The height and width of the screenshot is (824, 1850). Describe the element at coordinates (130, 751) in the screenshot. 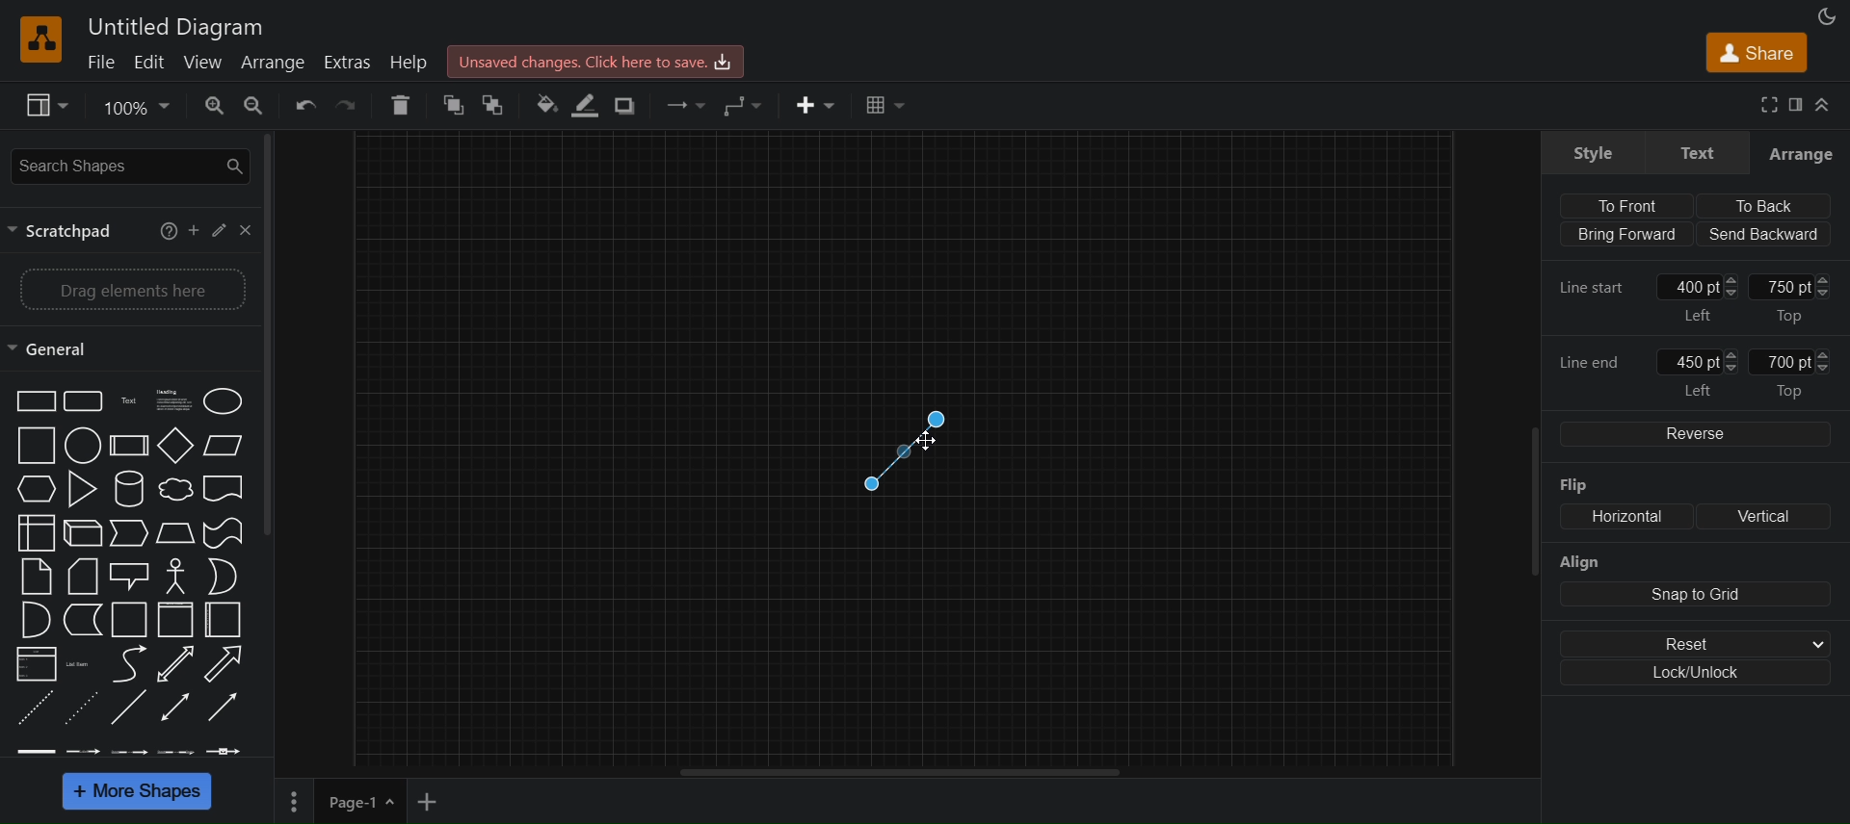

I see `connector 3` at that location.